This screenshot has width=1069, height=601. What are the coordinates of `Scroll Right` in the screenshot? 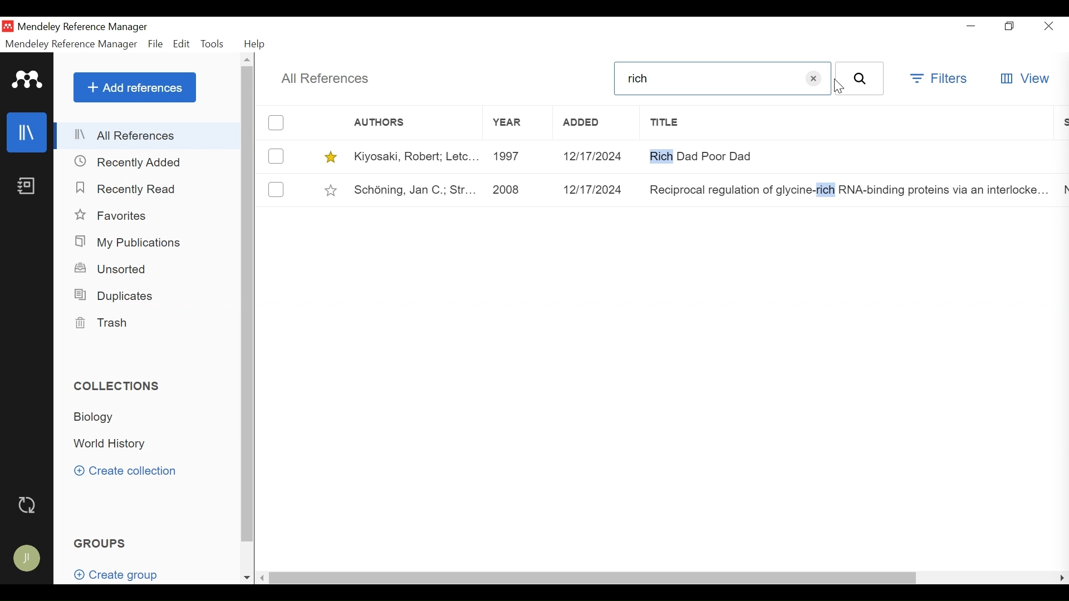 It's located at (1060, 579).